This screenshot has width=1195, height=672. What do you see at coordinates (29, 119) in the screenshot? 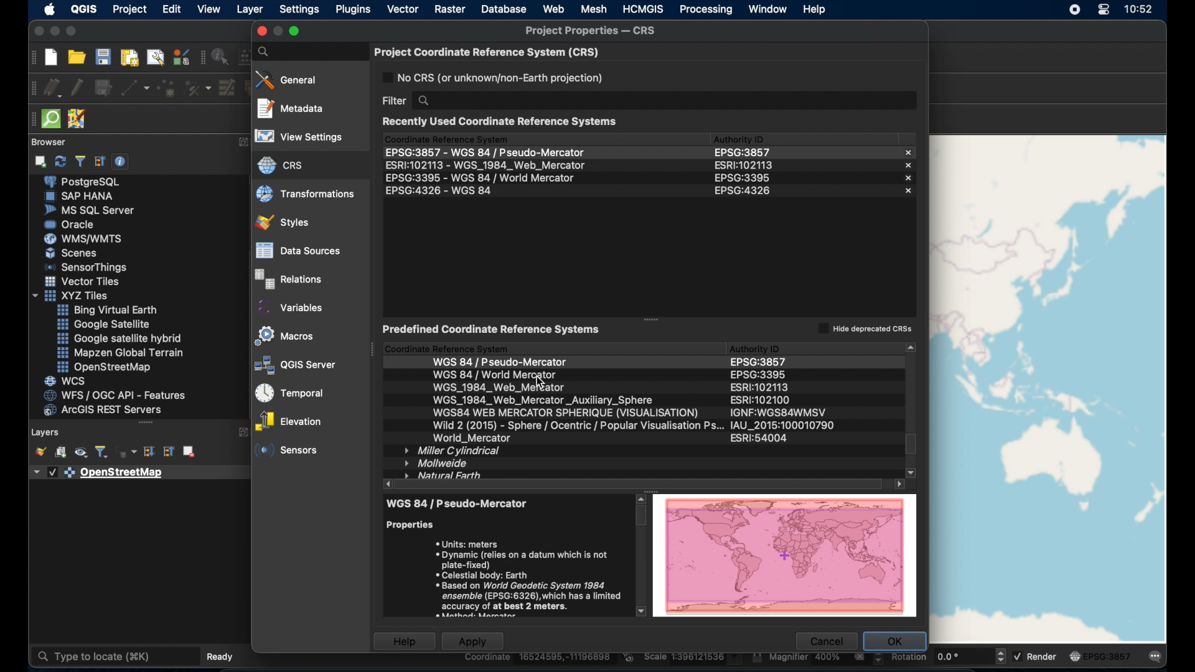
I see `drag handle` at bounding box center [29, 119].